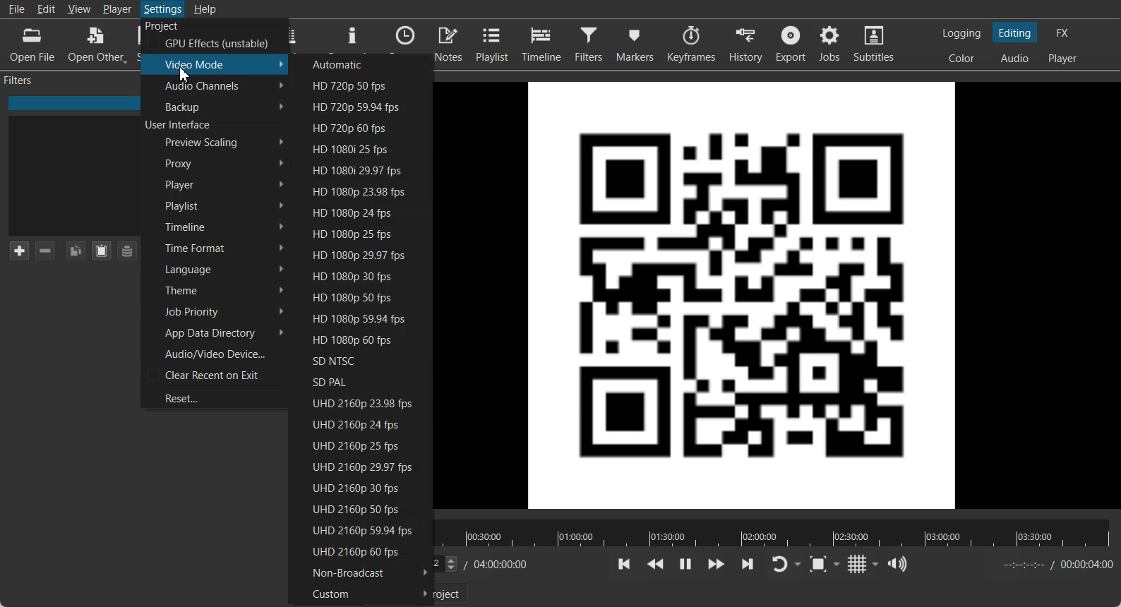  What do you see at coordinates (215, 184) in the screenshot?
I see `Player` at bounding box center [215, 184].